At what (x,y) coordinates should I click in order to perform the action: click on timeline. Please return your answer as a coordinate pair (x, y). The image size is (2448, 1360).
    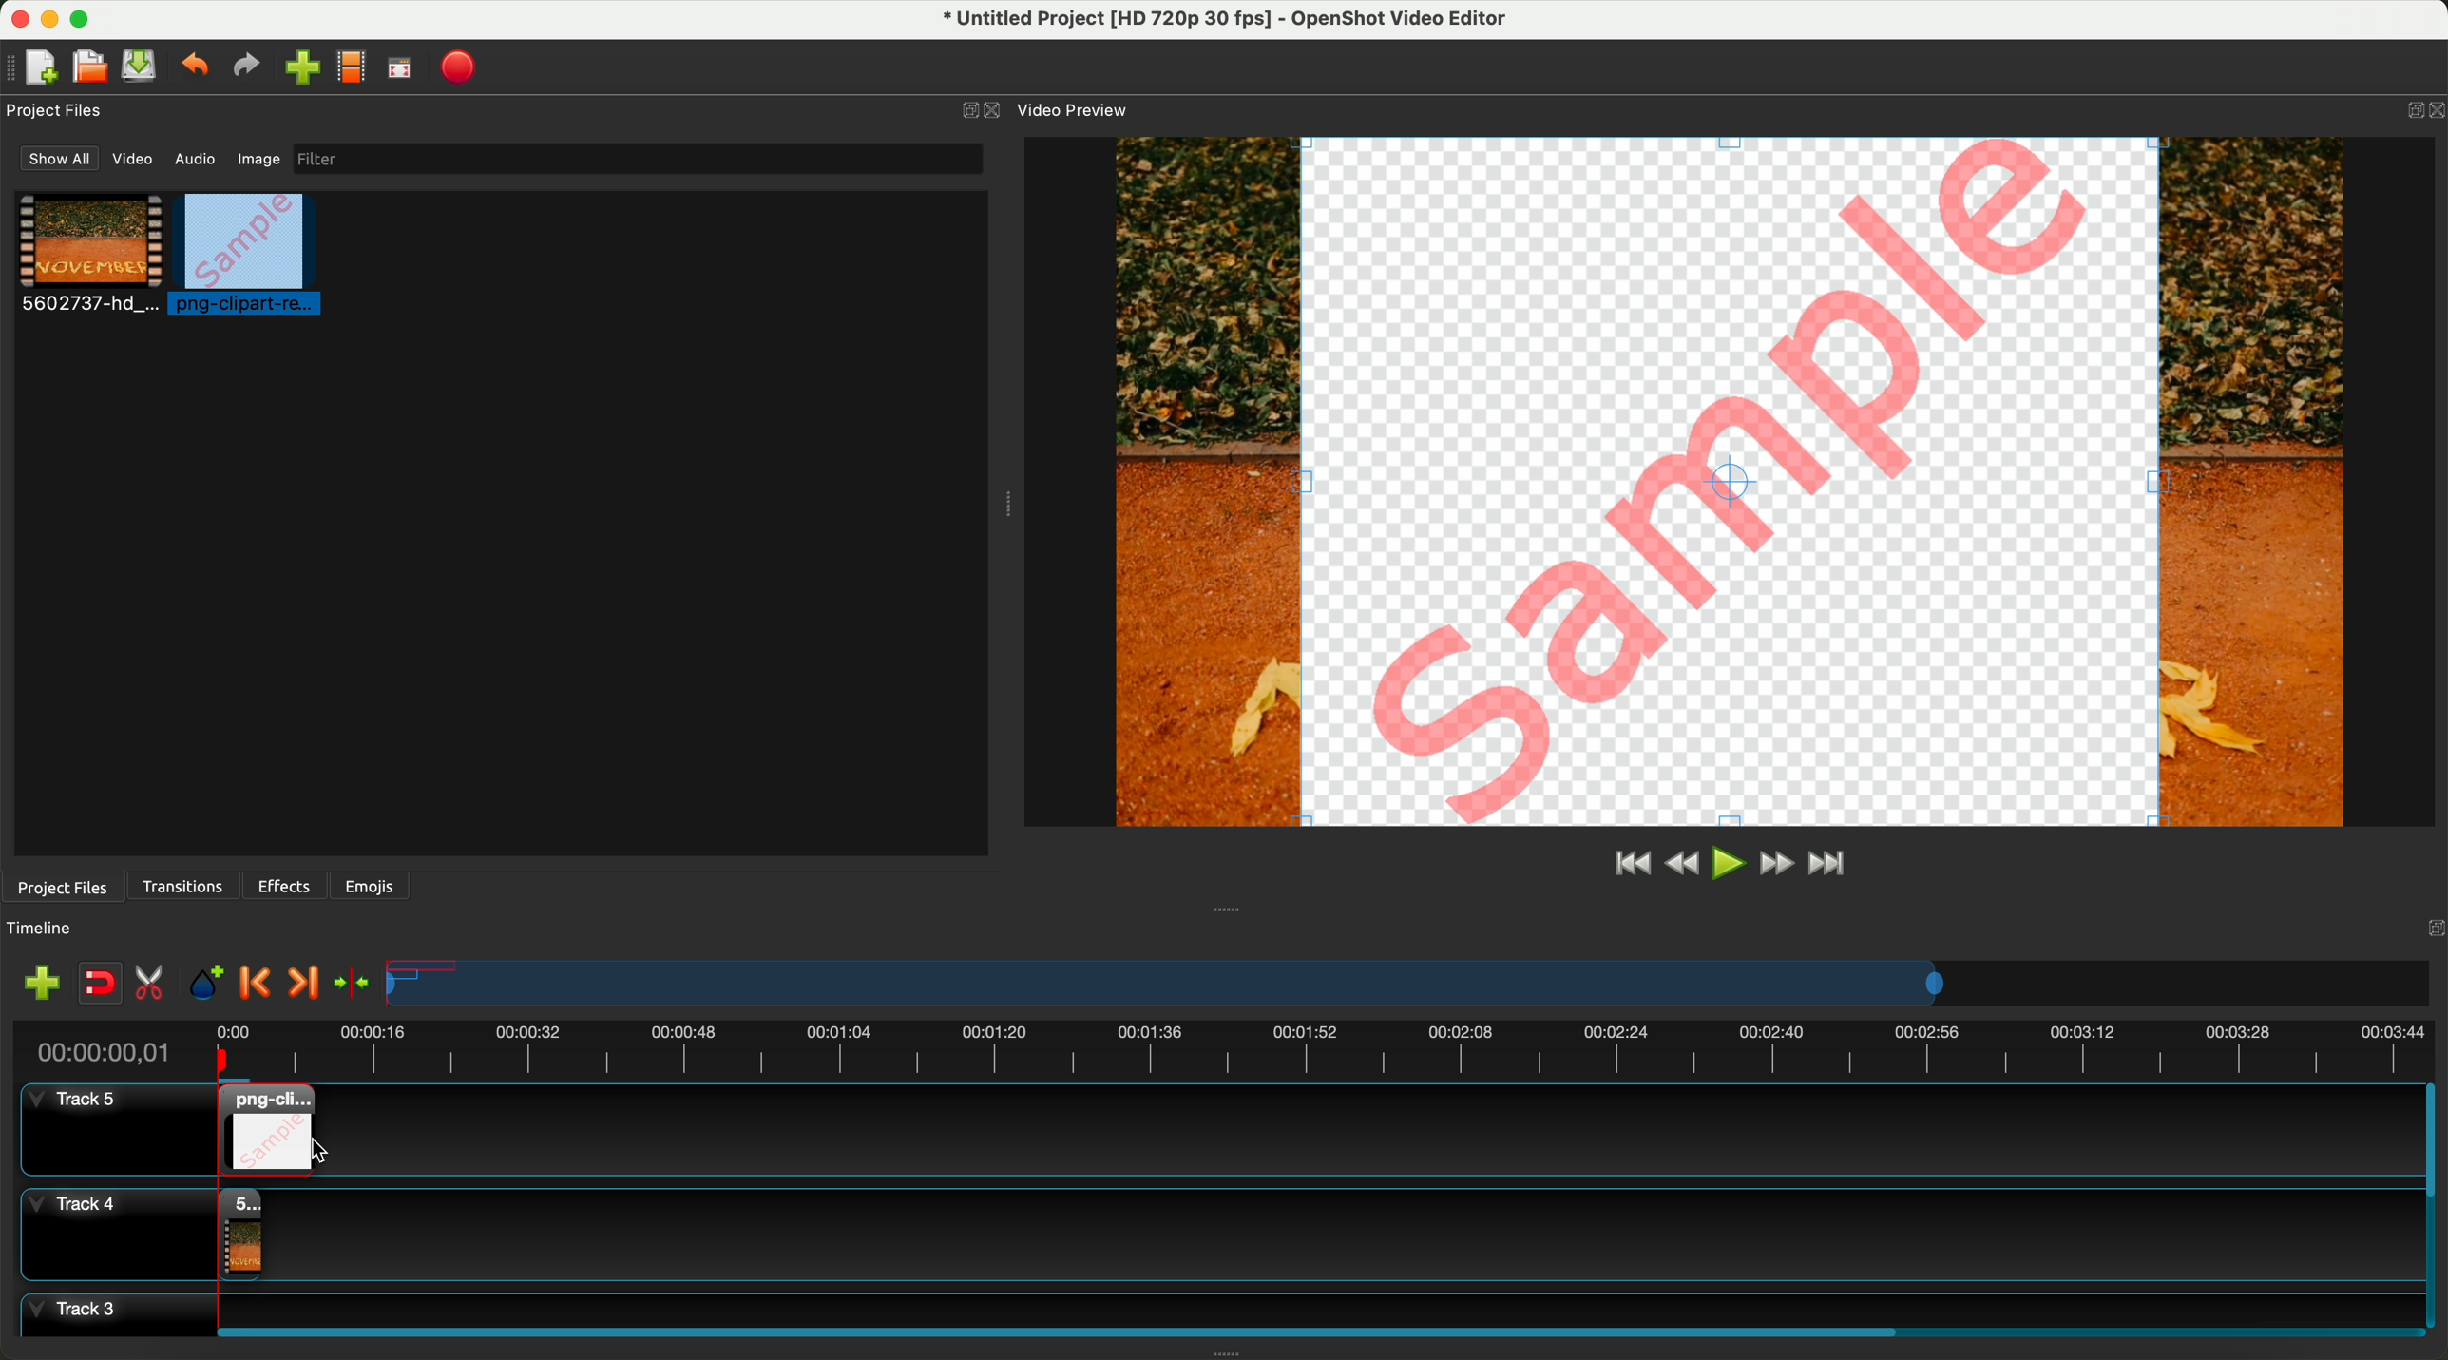
    Looking at the image, I should click on (1410, 985).